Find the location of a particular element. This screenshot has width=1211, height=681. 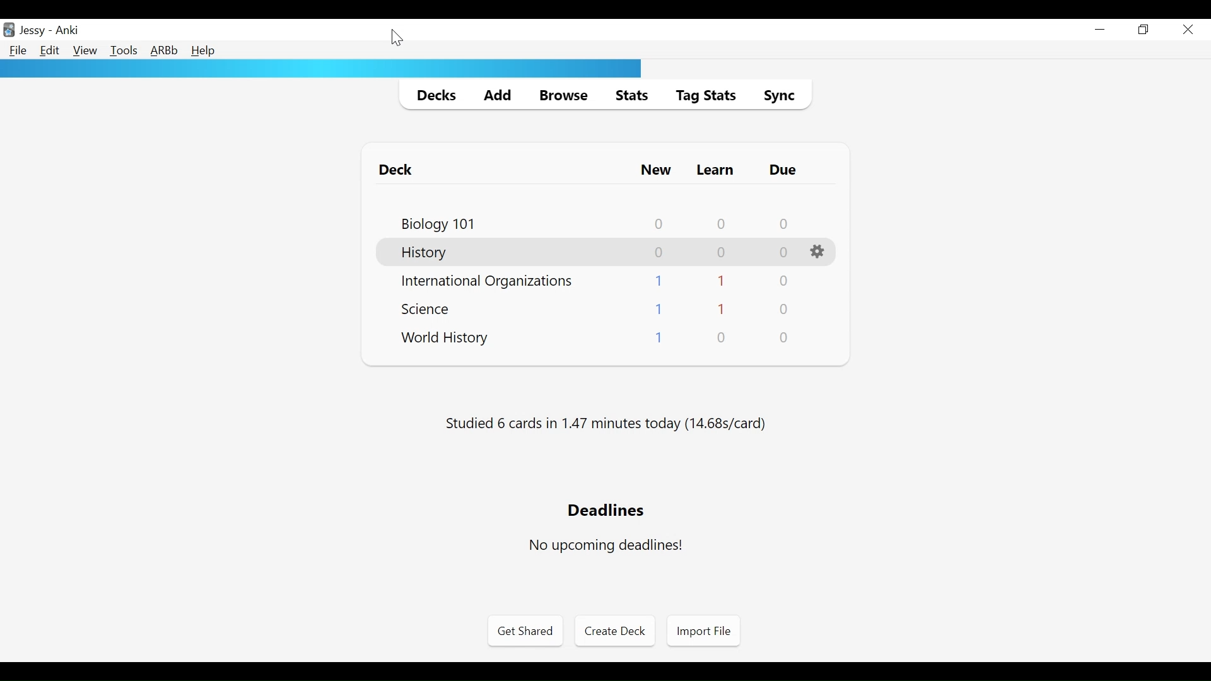

Otions is located at coordinates (818, 252).